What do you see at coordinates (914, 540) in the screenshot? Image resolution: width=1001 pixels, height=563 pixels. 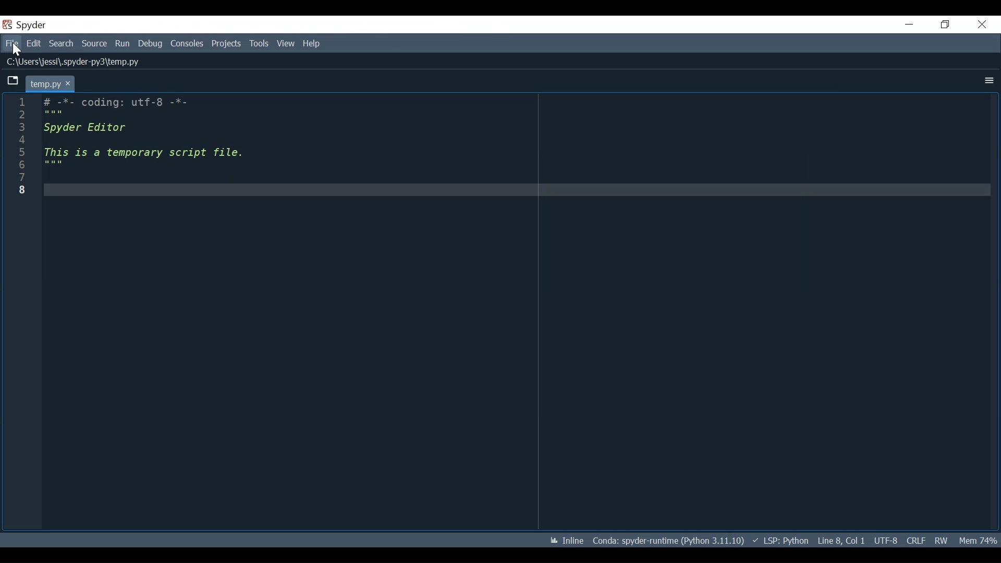 I see `File EQL Status` at bounding box center [914, 540].